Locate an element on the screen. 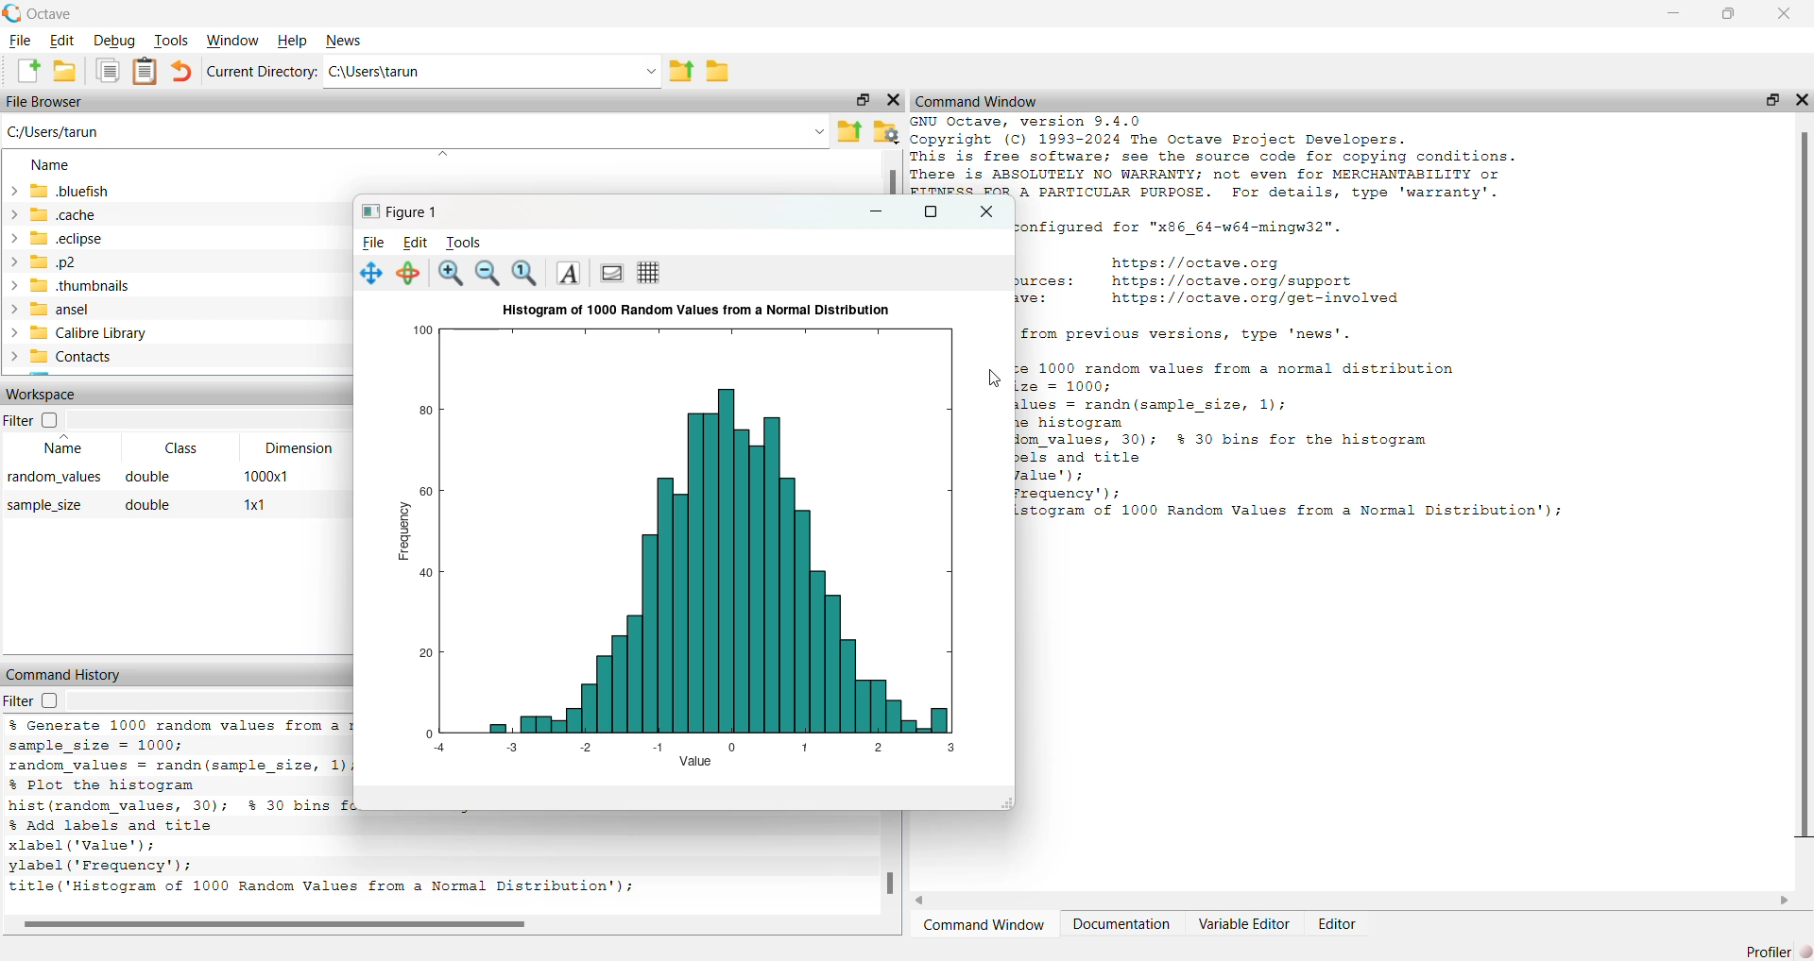 This screenshot has height=961, width=1814. Name is located at coordinates (61, 446).